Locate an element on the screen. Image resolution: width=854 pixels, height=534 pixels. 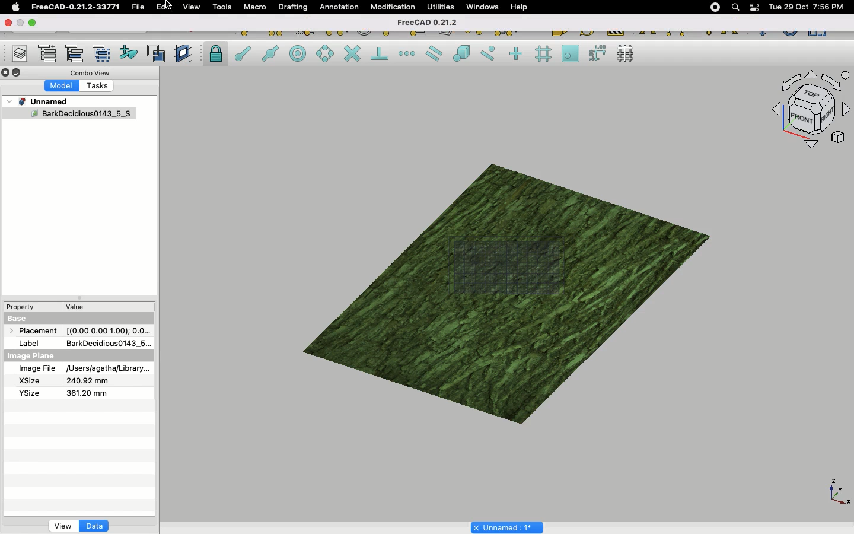
View is located at coordinates (63, 525).